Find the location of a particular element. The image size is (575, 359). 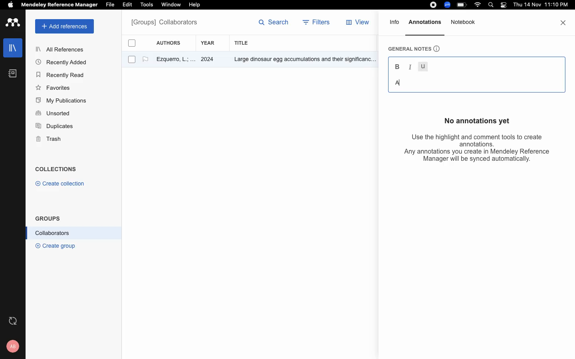

notebook is located at coordinates (13, 73).